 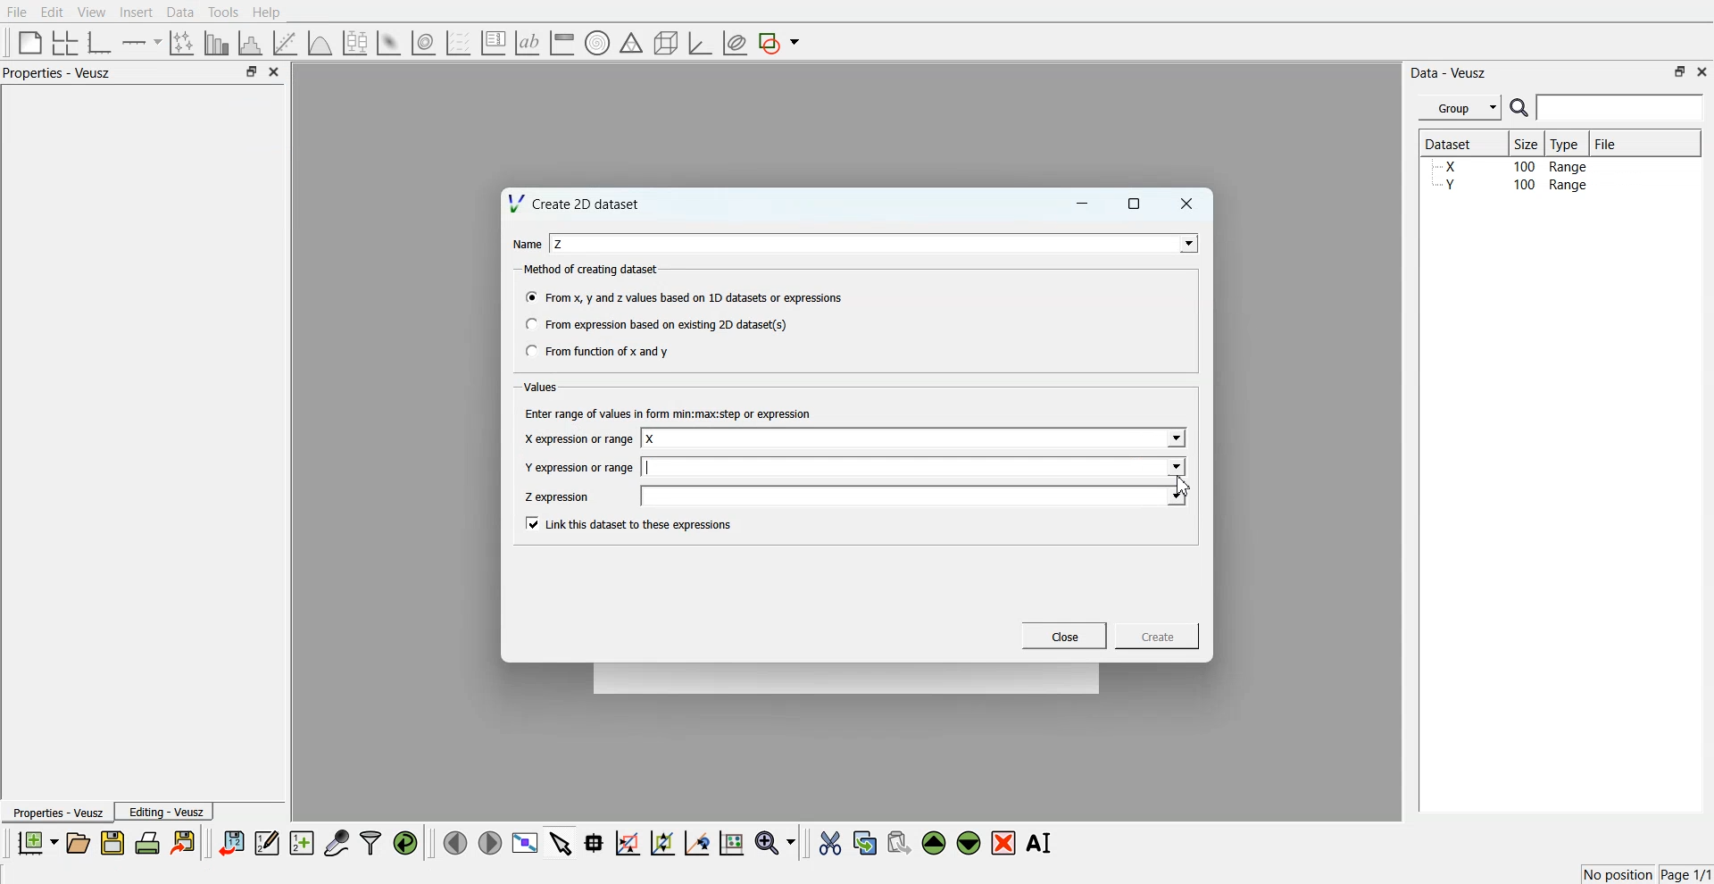 What do you see at coordinates (458, 44) in the screenshot?
I see `Plot a vector field` at bounding box center [458, 44].